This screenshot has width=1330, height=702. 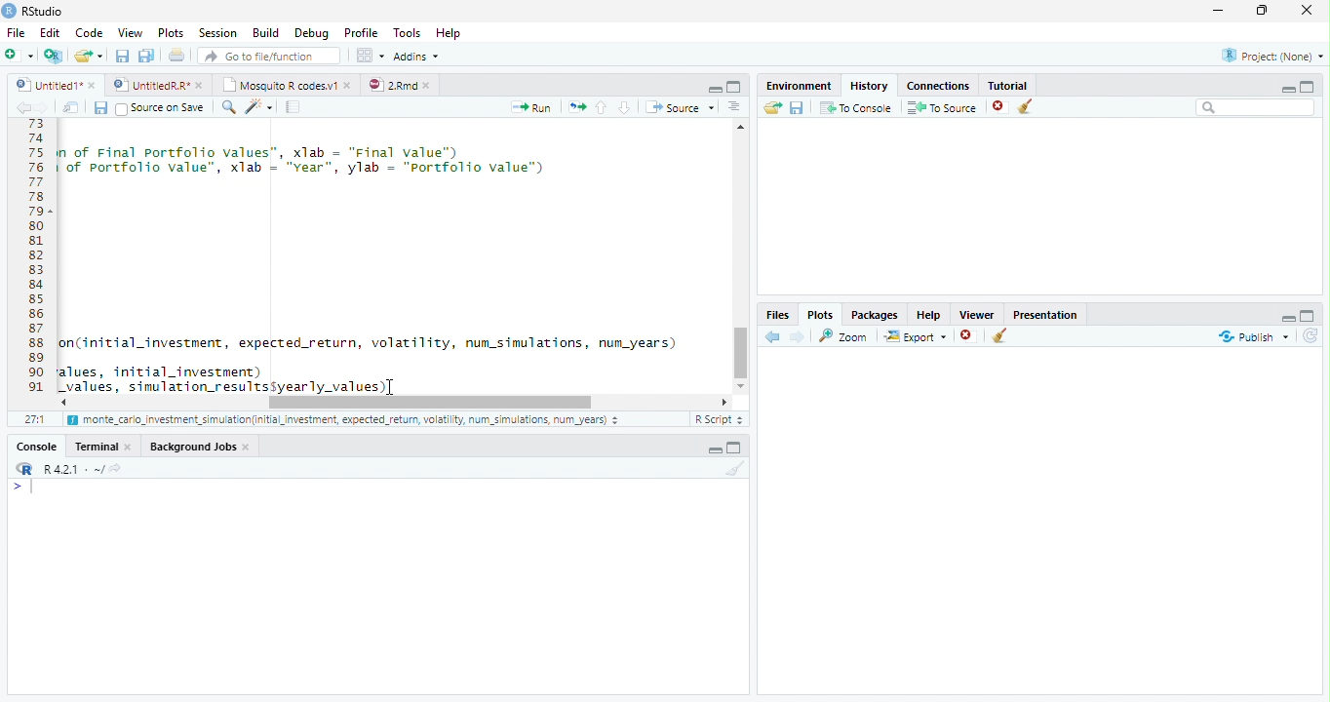 What do you see at coordinates (450, 34) in the screenshot?
I see `Help` at bounding box center [450, 34].